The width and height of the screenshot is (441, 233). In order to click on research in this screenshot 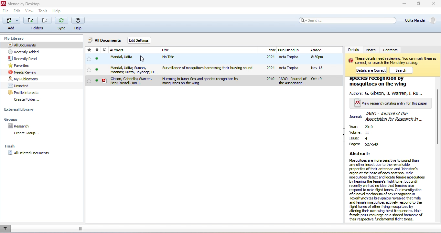, I will do `click(22, 126)`.